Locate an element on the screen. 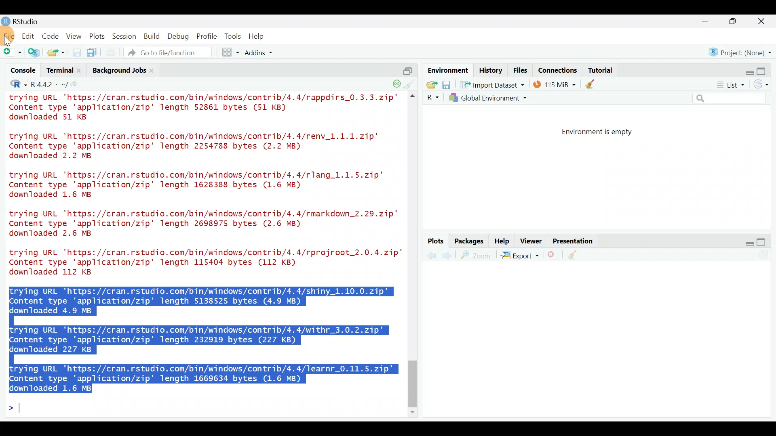 The image size is (776, 436). Save current document is located at coordinates (77, 52).